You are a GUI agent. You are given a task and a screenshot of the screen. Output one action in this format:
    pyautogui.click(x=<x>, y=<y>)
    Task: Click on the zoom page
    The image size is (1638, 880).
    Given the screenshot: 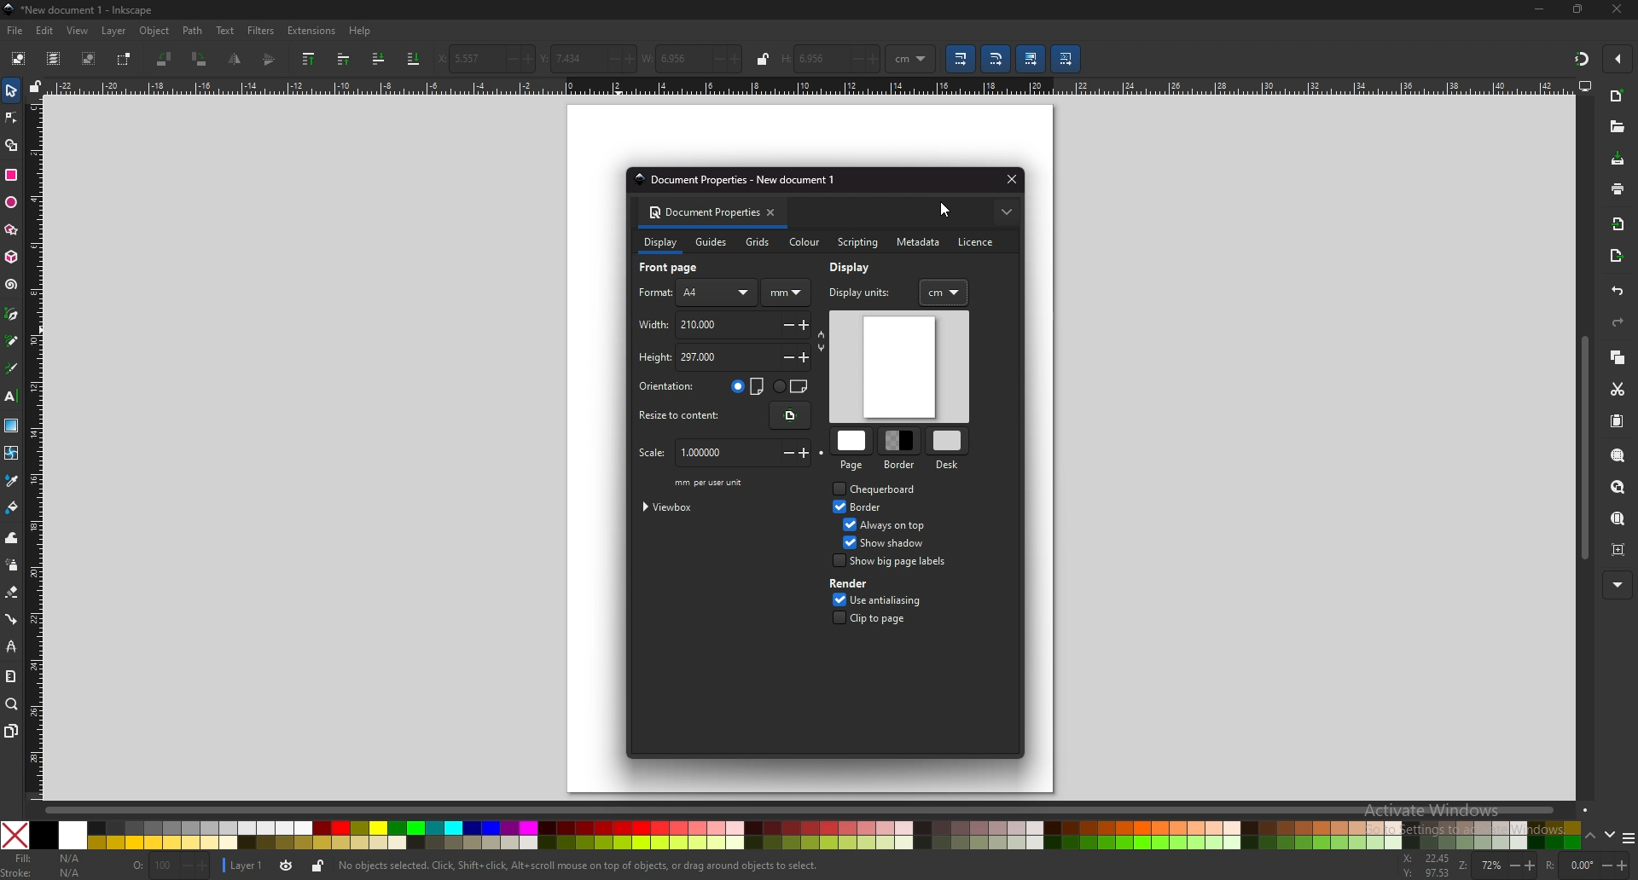 What is the action you would take?
    pyautogui.click(x=1618, y=518)
    